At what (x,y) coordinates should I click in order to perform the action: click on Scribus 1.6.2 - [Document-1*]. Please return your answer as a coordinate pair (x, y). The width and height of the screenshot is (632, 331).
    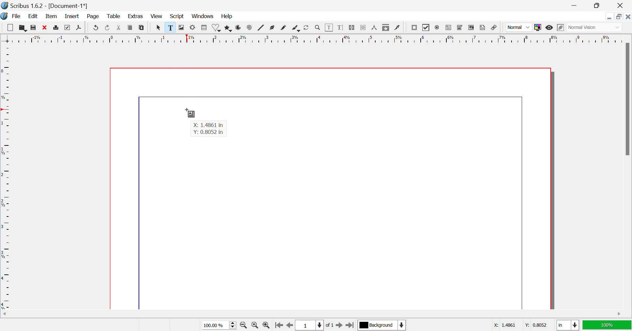
    Looking at the image, I should click on (50, 6).